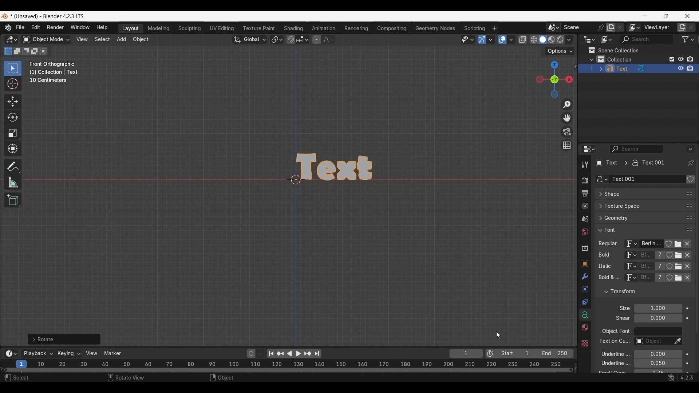  Describe the element at coordinates (569, 40) in the screenshot. I see `Shading` at that location.